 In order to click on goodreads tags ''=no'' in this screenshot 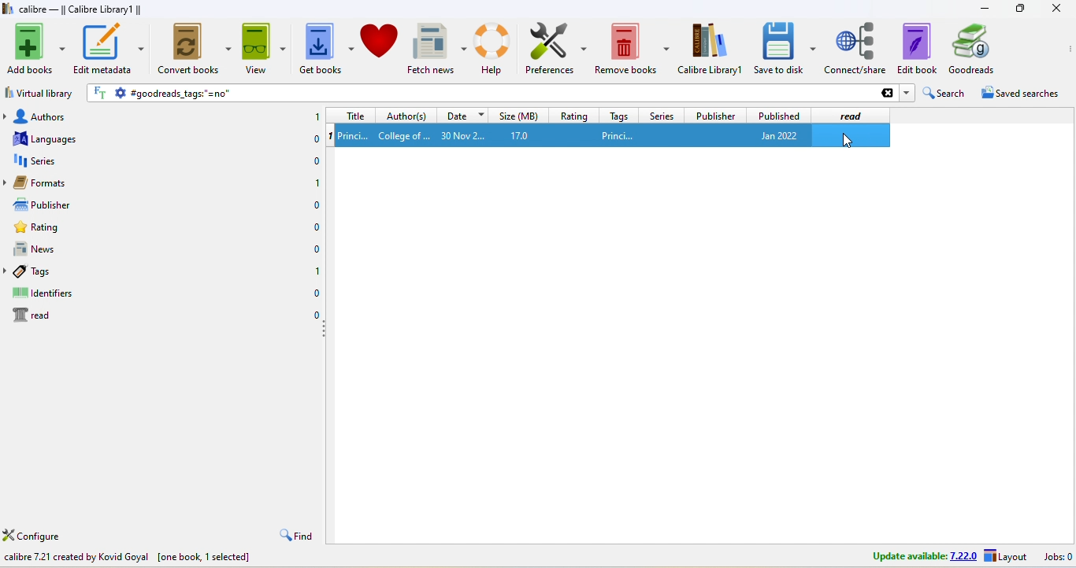, I will do `click(514, 93)`.